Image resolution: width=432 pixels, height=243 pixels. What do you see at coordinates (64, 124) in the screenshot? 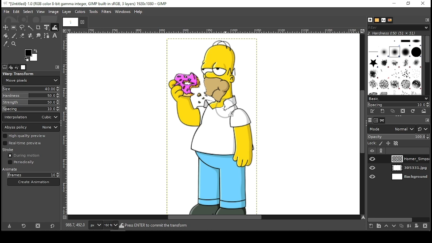
I see `vertical scale` at bounding box center [64, 124].